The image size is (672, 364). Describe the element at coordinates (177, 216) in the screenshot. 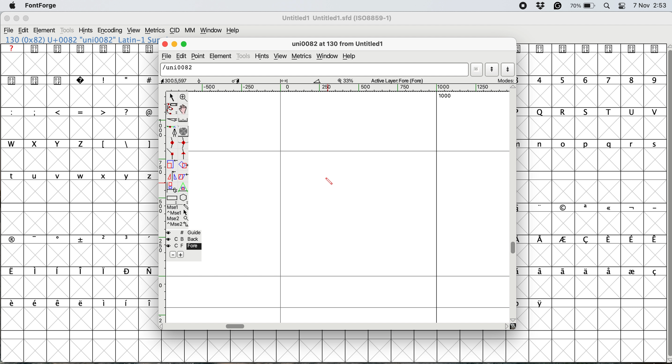

I see `more options` at that location.